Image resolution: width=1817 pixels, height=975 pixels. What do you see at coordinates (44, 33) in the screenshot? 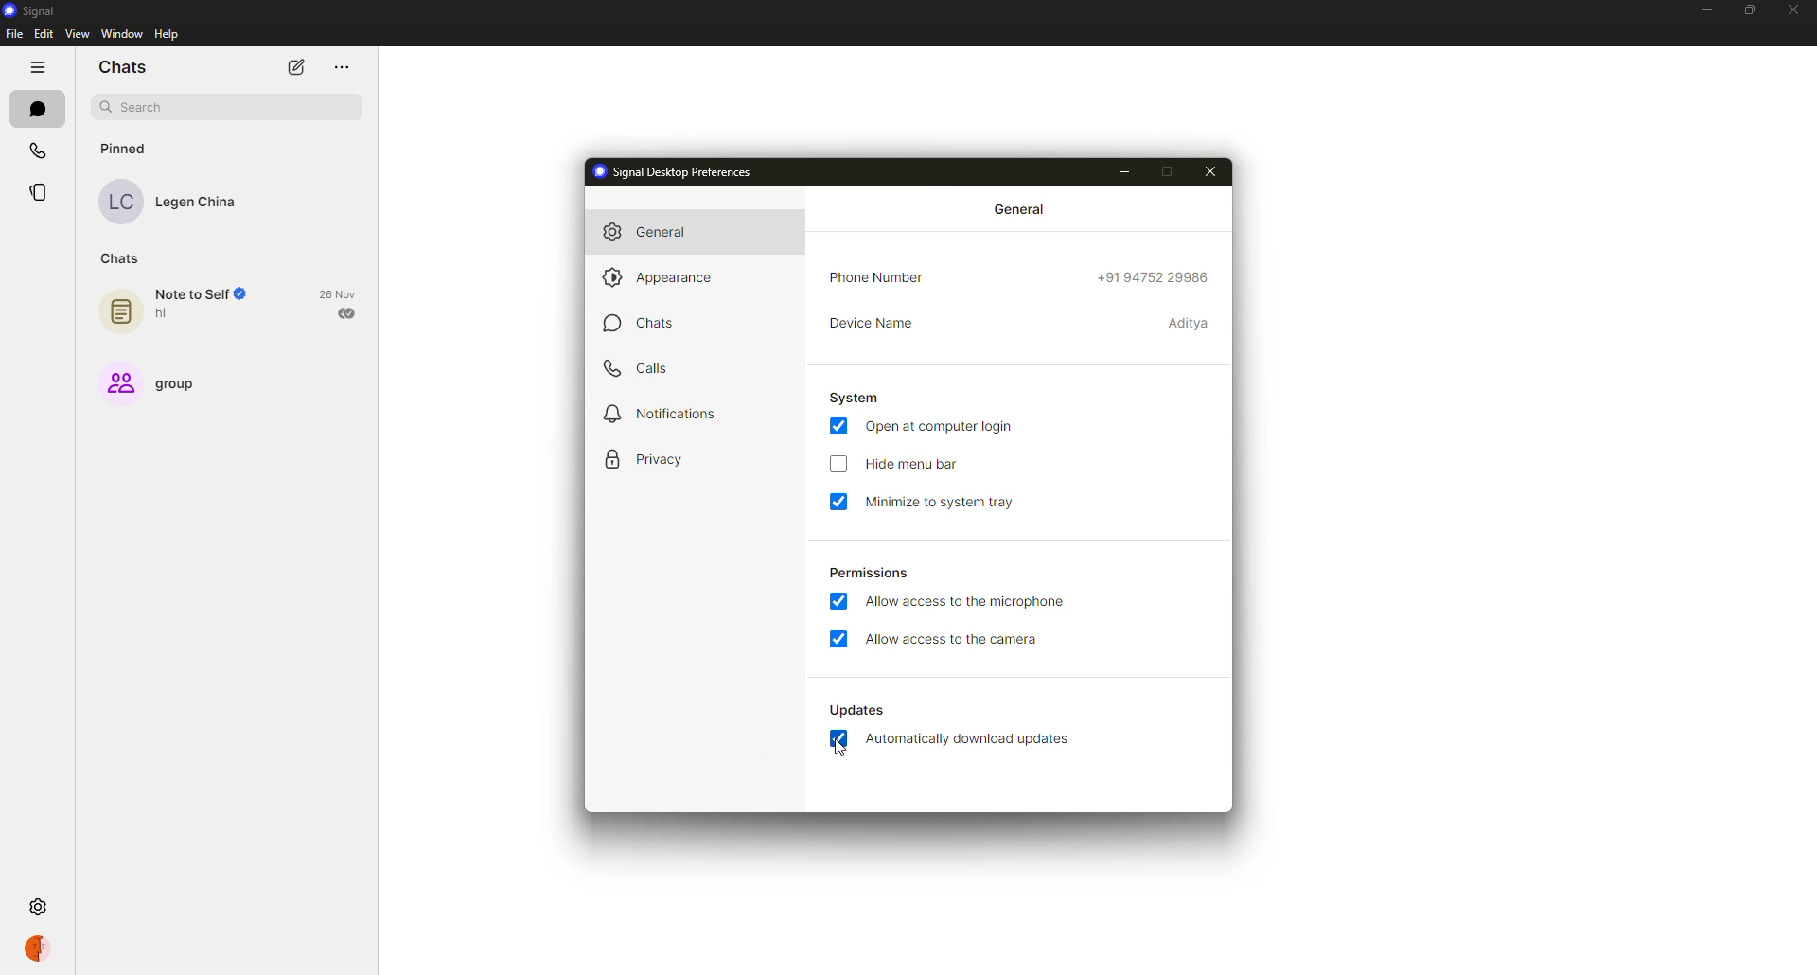
I see `edit` at bounding box center [44, 33].